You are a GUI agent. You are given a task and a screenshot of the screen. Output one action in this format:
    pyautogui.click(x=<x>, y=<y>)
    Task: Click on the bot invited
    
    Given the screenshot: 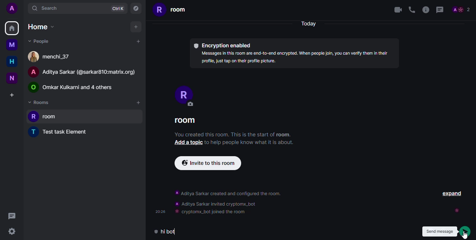 What is the action you would take?
    pyautogui.click(x=215, y=204)
    